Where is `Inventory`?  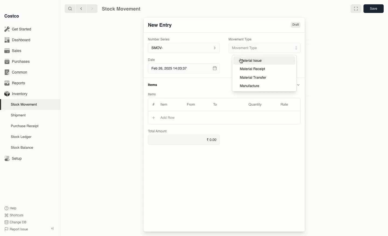 Inventory is located at coordinates (17, 94).